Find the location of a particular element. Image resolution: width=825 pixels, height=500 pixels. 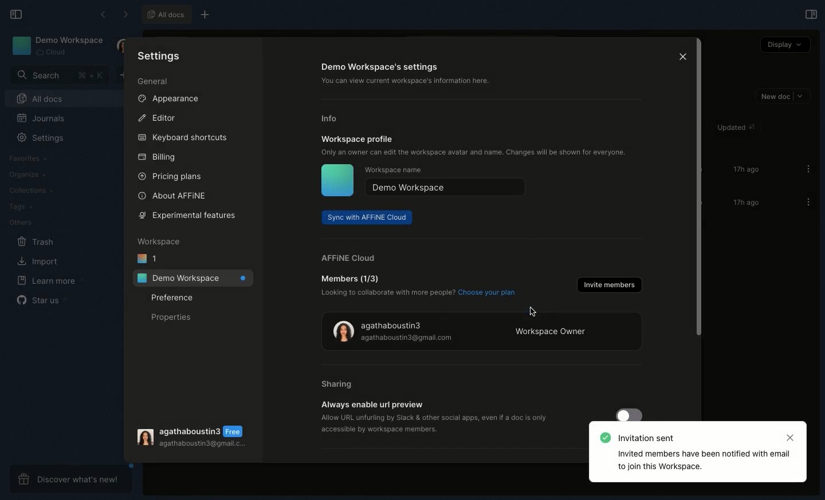

Always enable url preview is located at coordinates (372, 404).